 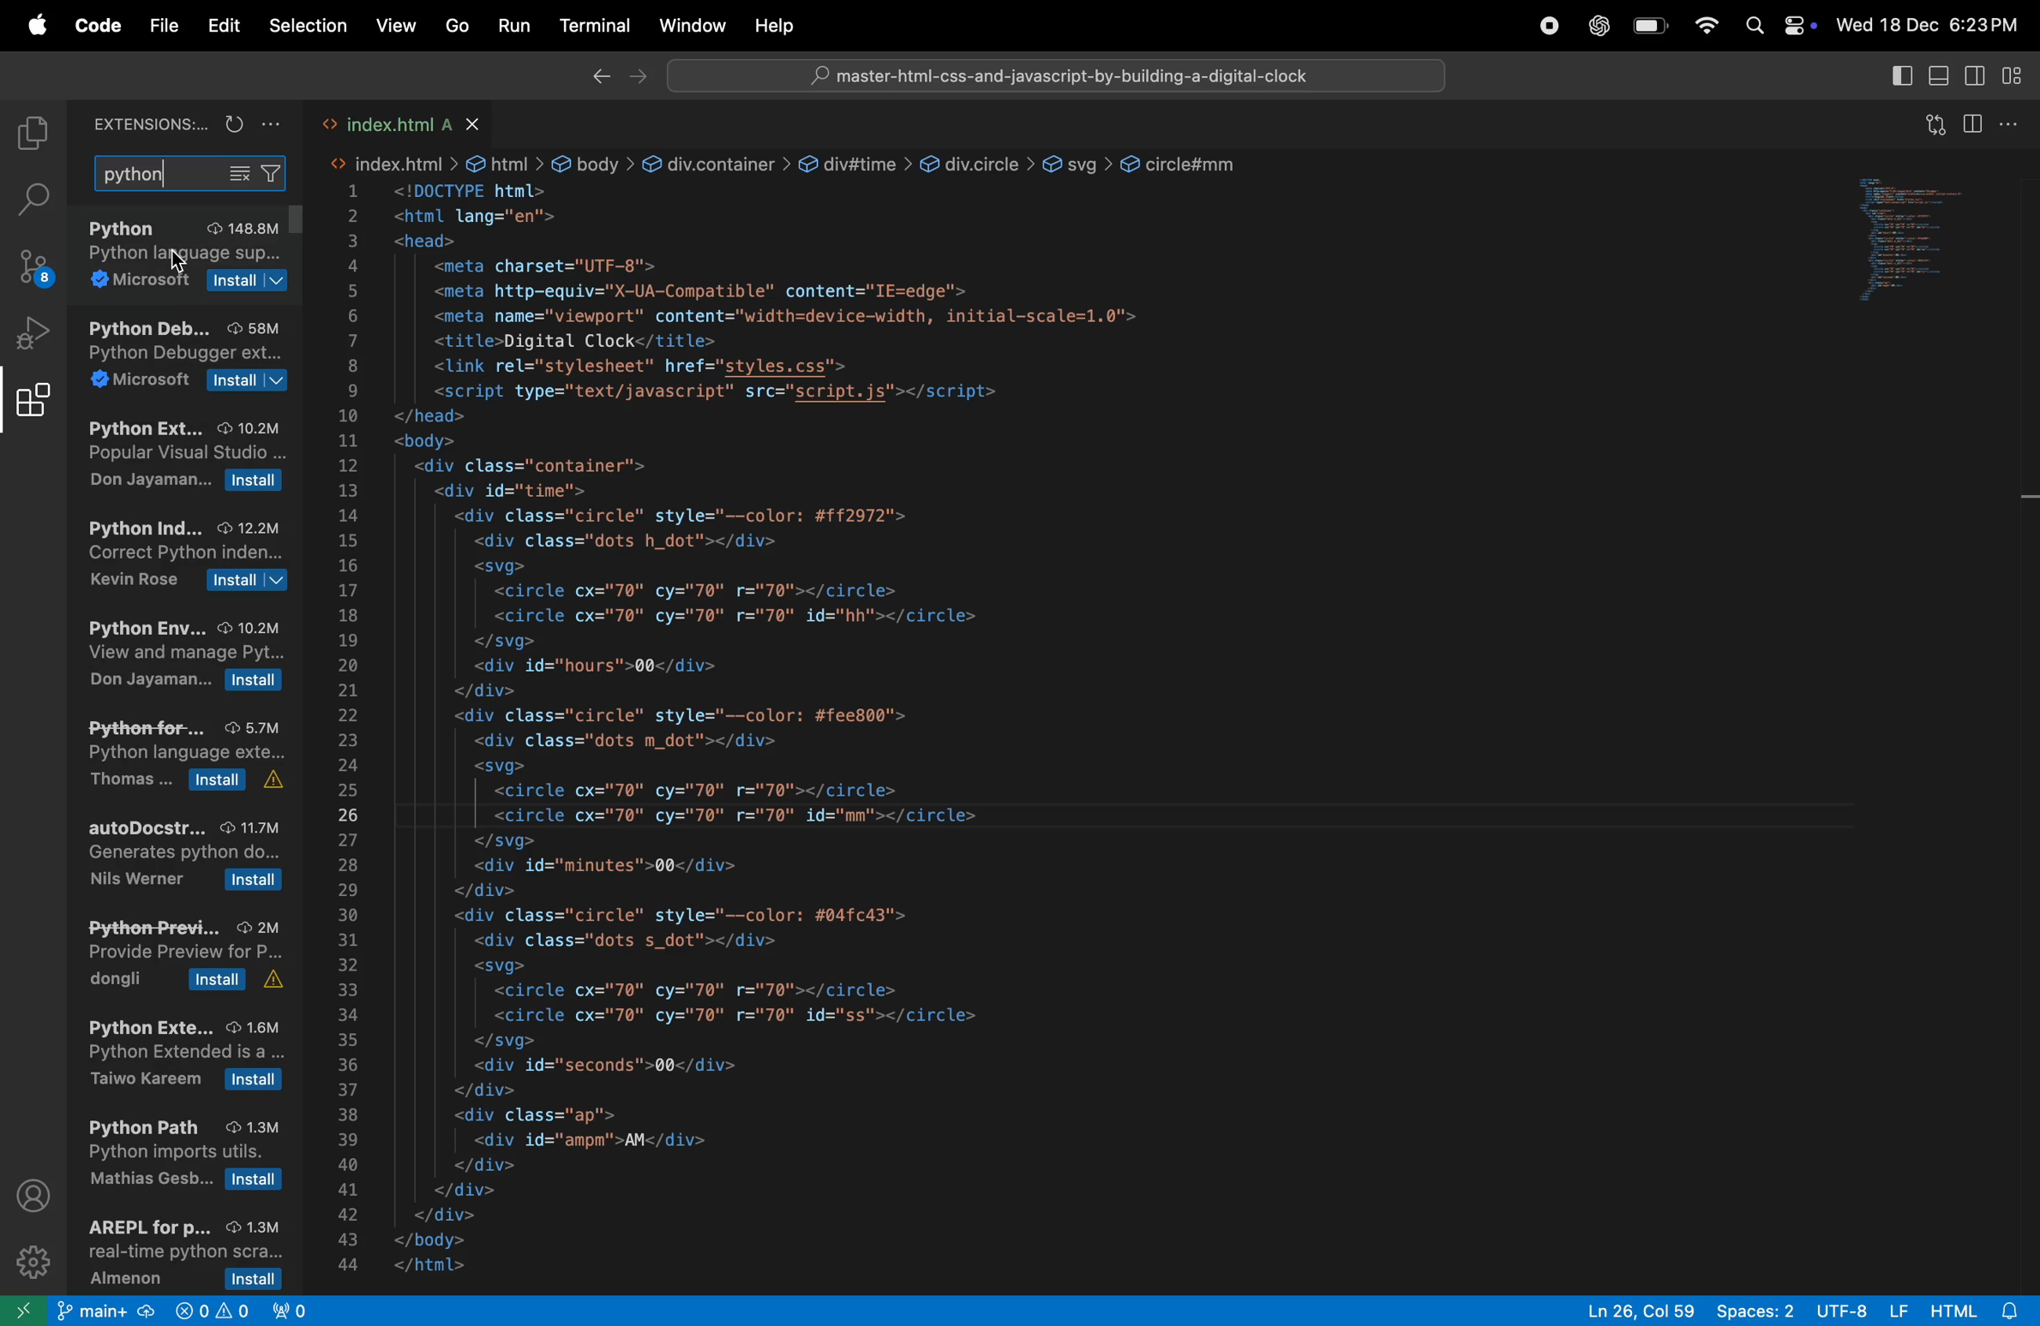 What do you see at coordinates (392, 27) in the screenshot?
I see `view` at bounding box center [392, 27].